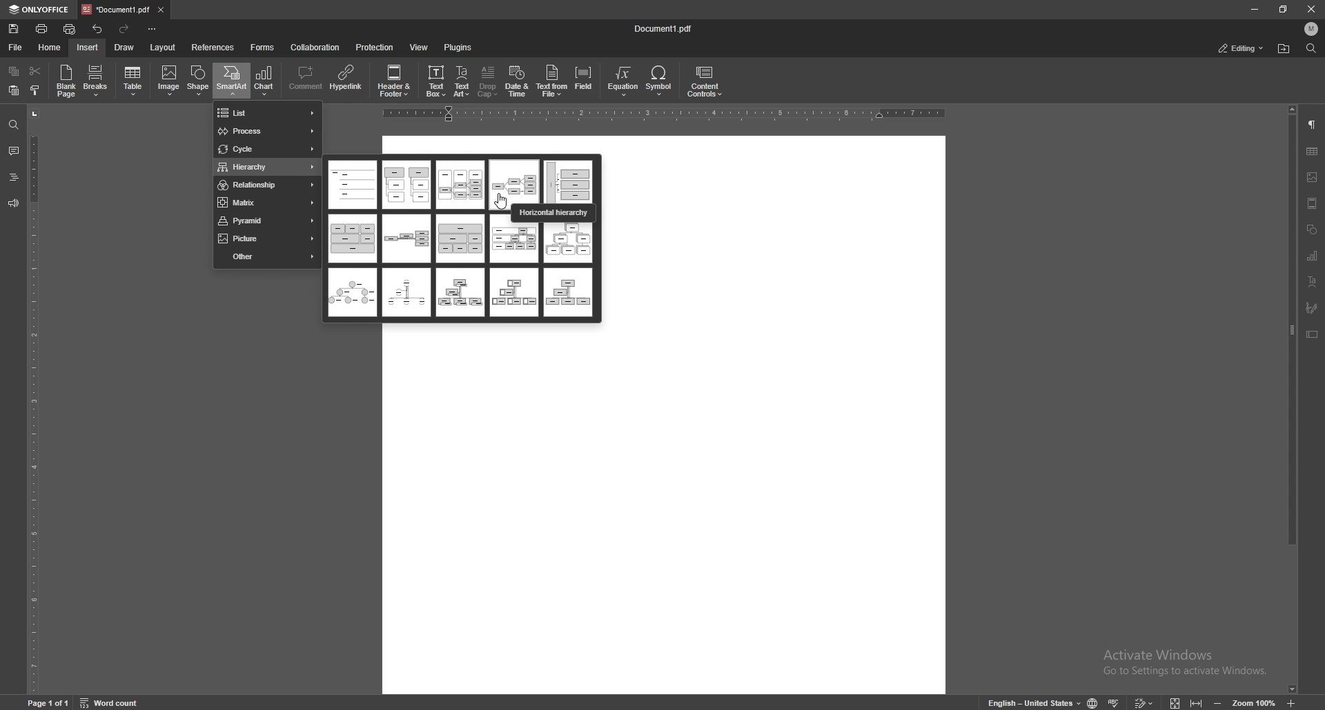  Describe the element at coordinates (66, 81) in the screenshot. I see `blank page` at that location.